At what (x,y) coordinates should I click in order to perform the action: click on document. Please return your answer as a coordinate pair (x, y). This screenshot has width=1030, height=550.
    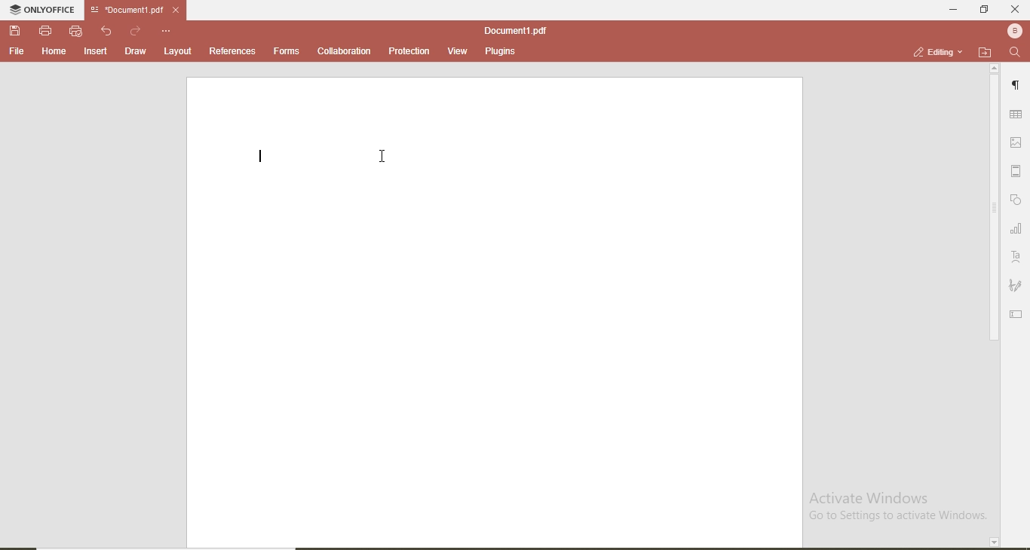
    Looking at the image, I should click on (494, 313).